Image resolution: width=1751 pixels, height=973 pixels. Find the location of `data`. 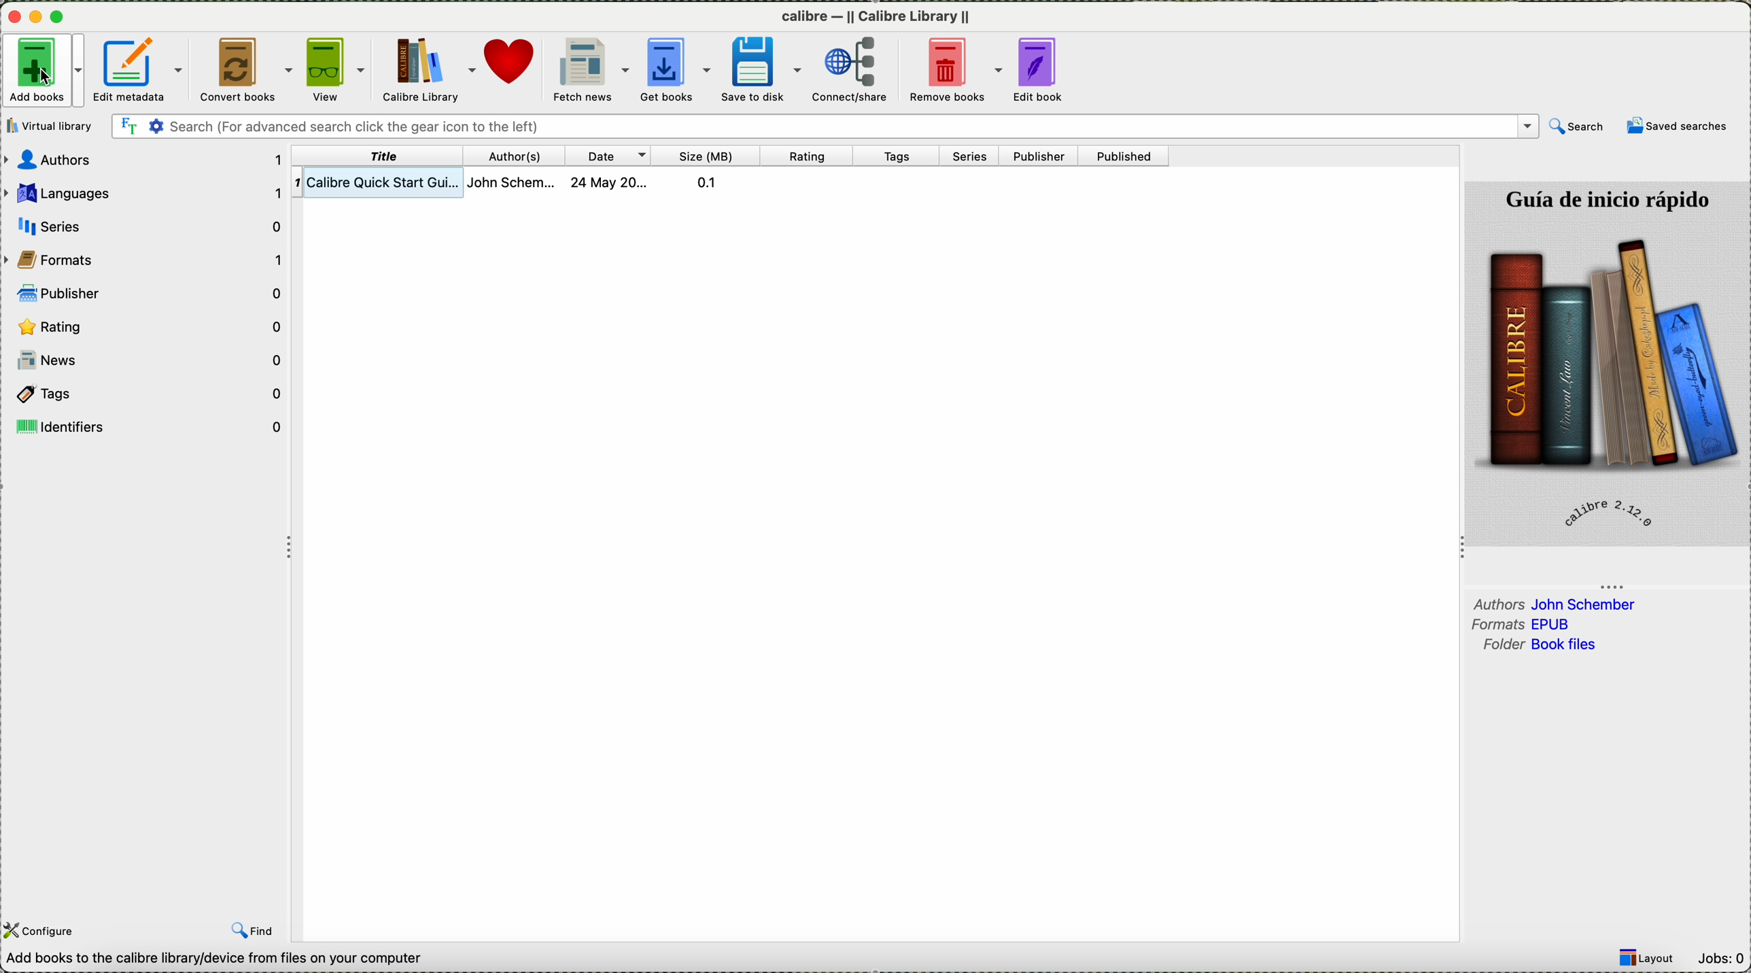

data is located at coordinates (212, 959).